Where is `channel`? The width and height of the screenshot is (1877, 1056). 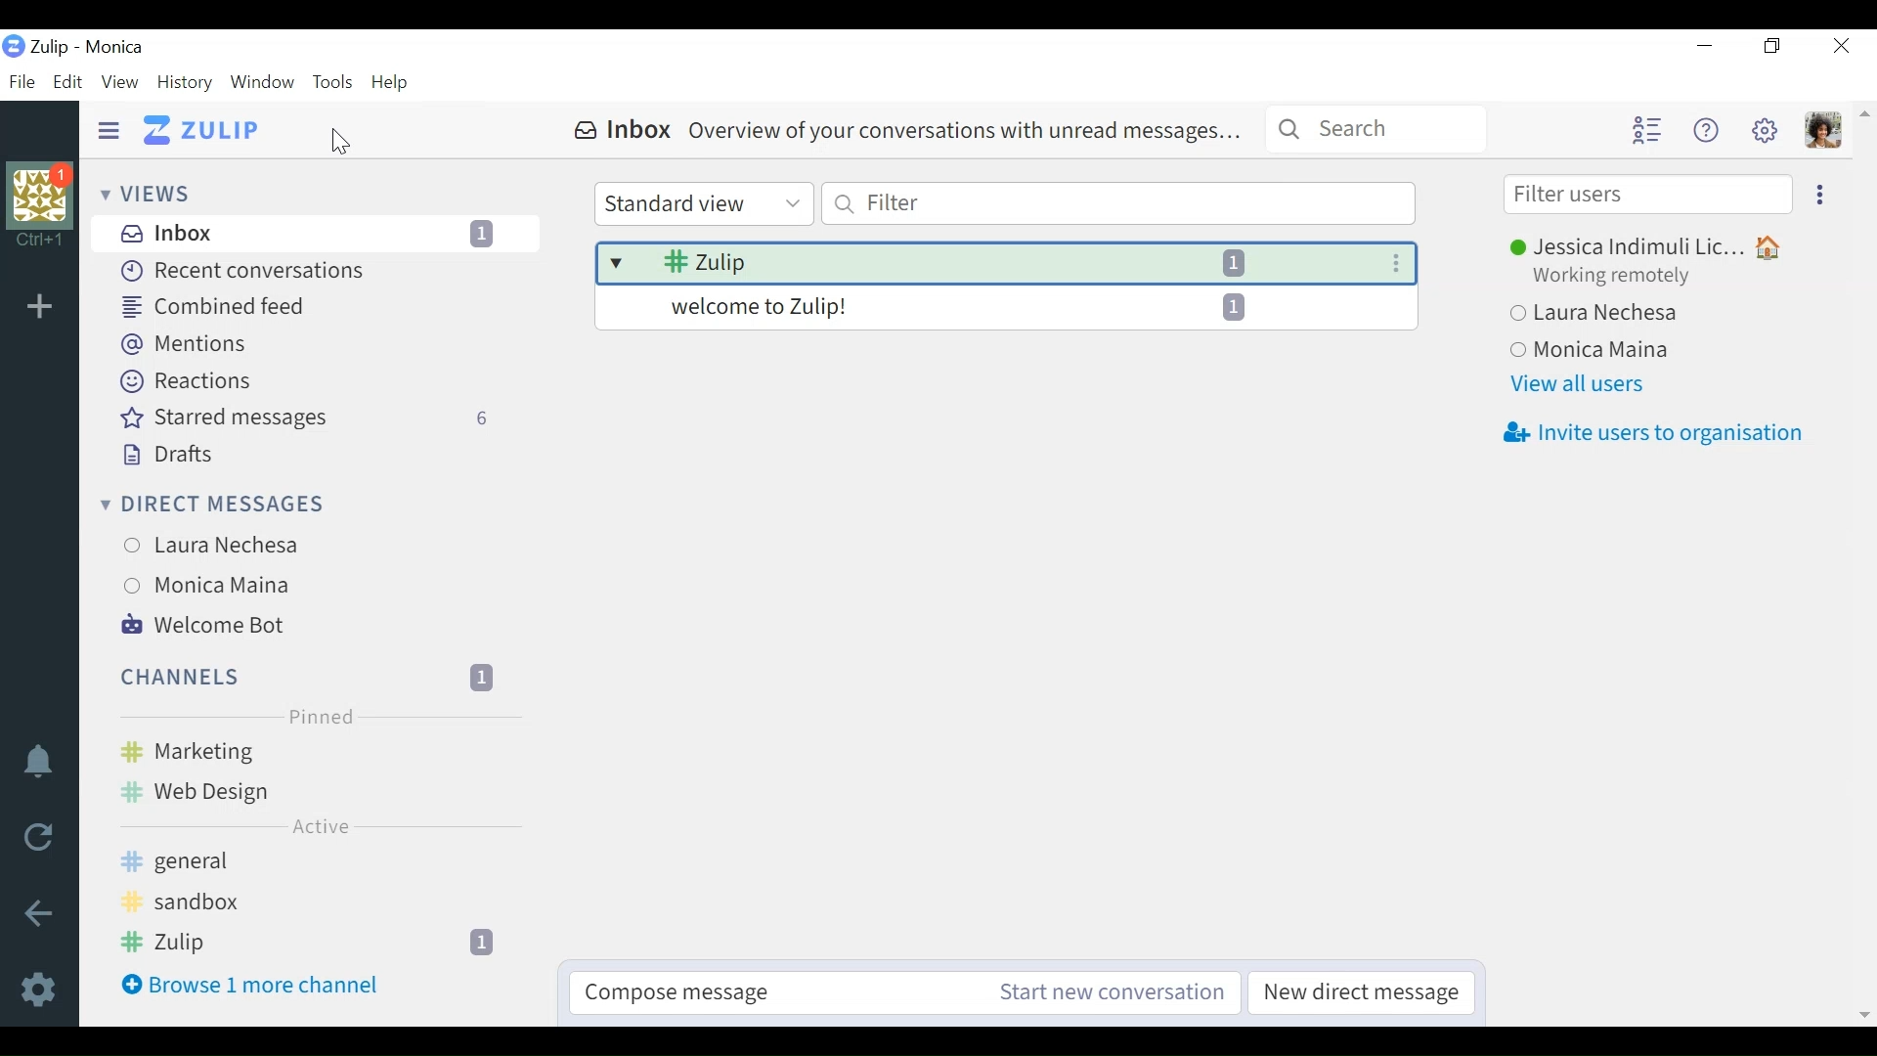
channel is located at coordinates (319, 905).